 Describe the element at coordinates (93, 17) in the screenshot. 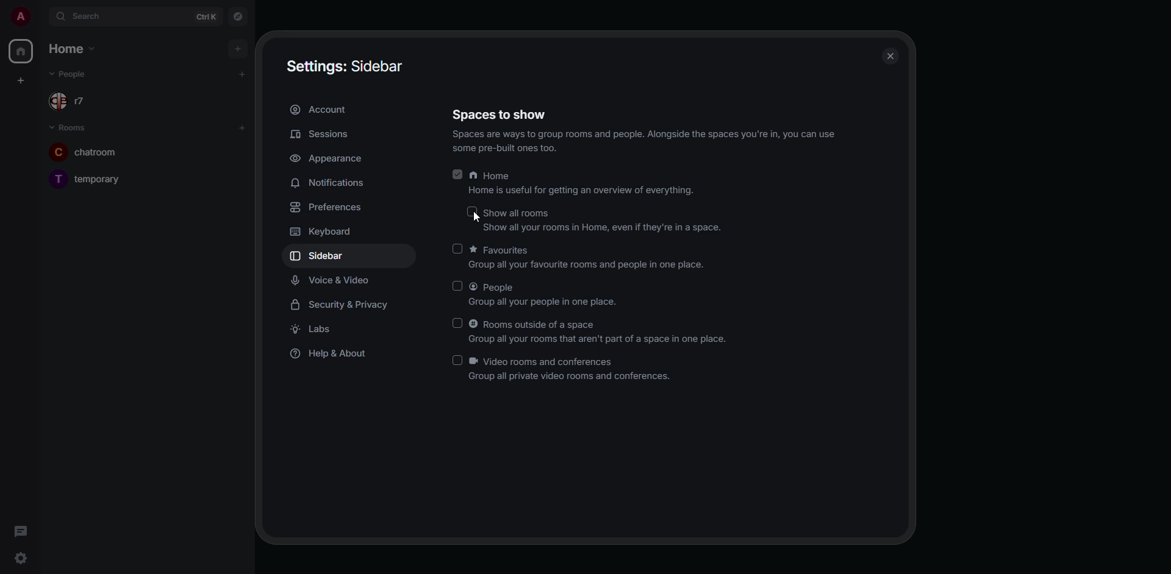

I see `search` at that location.